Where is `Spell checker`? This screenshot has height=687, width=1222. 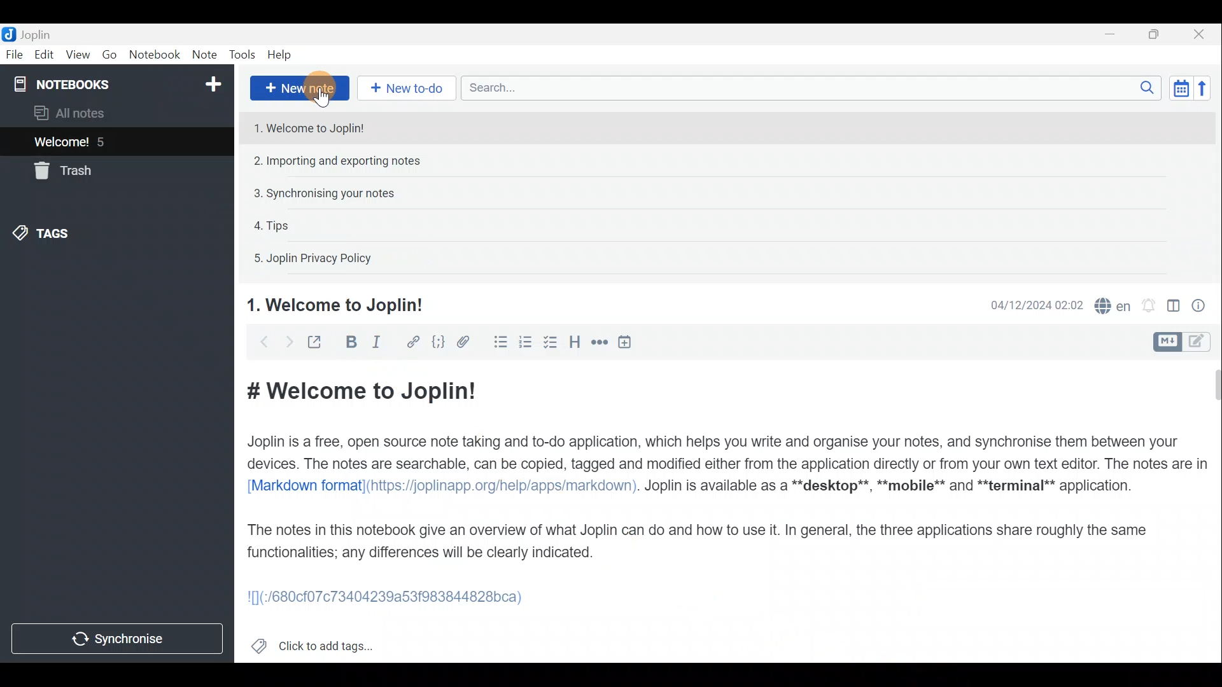
Spell checker is located at coordinates (1114, 304).